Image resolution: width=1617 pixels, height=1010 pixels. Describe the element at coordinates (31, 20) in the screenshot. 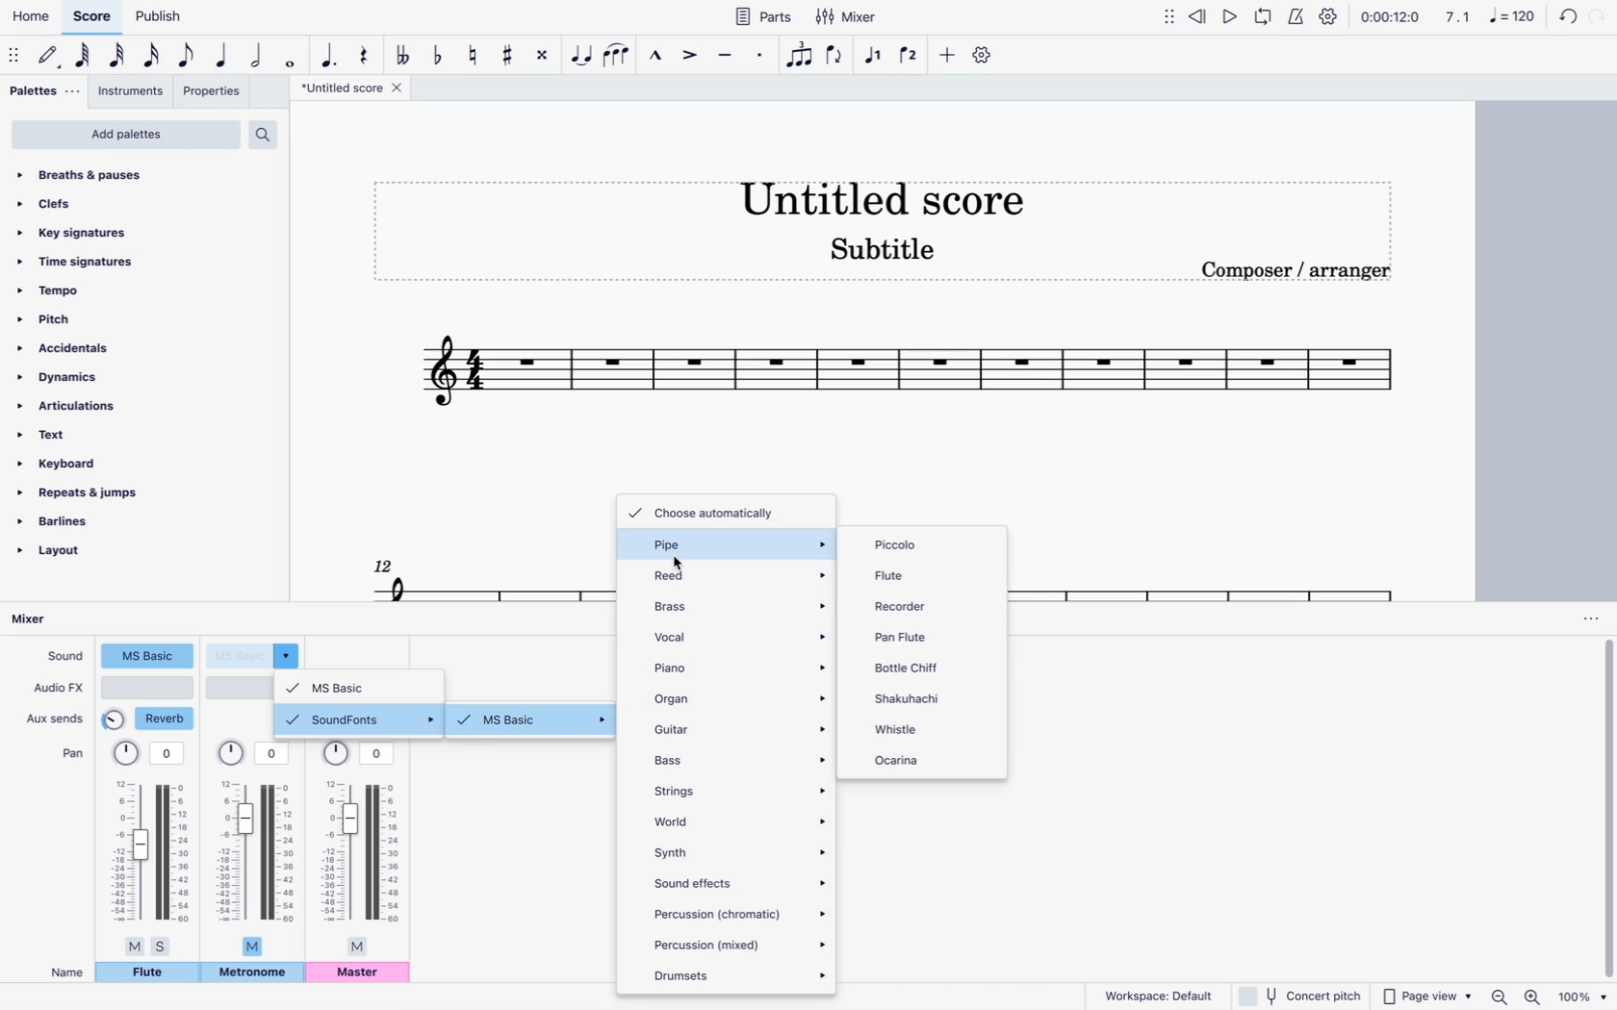

I see `home` at that location.